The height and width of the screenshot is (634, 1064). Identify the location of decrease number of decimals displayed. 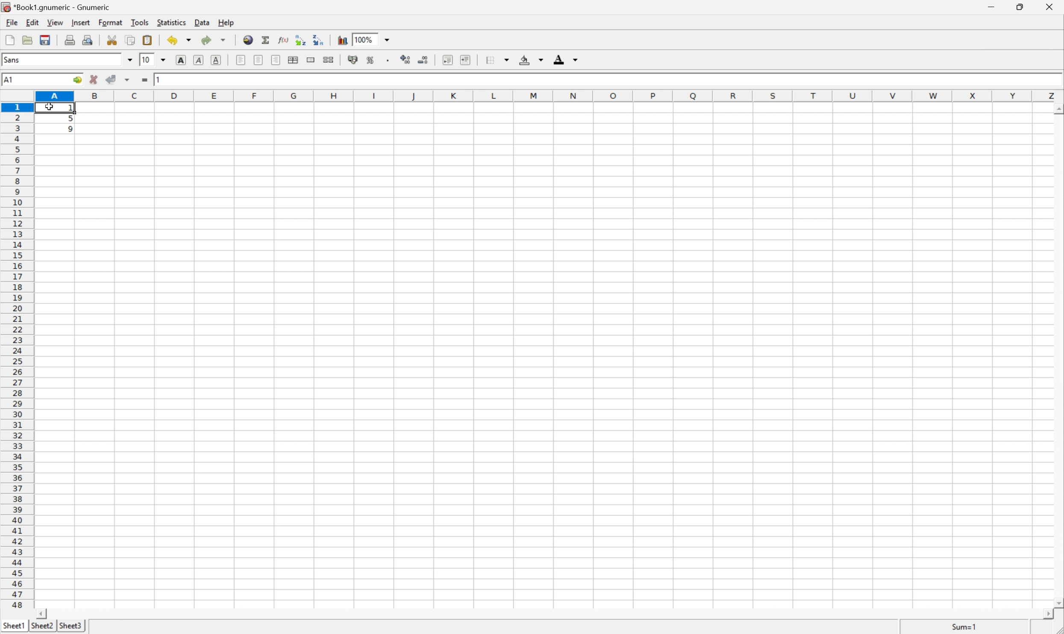
(422, 59).